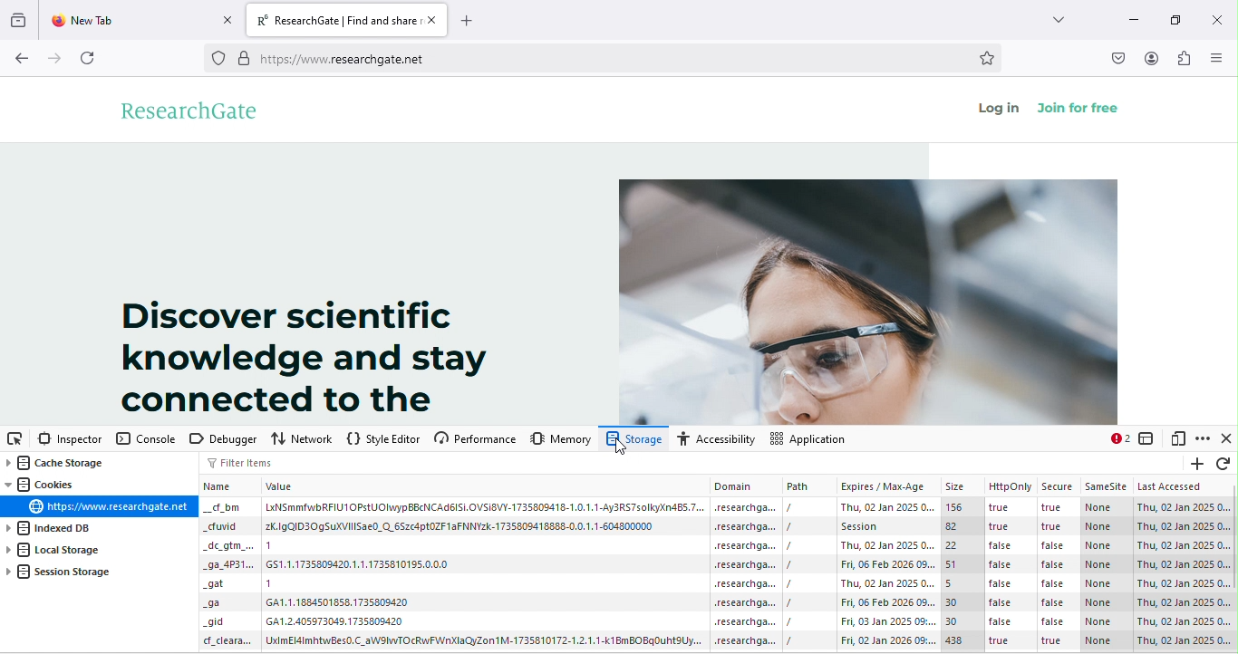 The width and height of the screenshot is (1238, 654). Describe the element at coordinates (1174, 17) in the screenshot. I see `maximize` at that location.